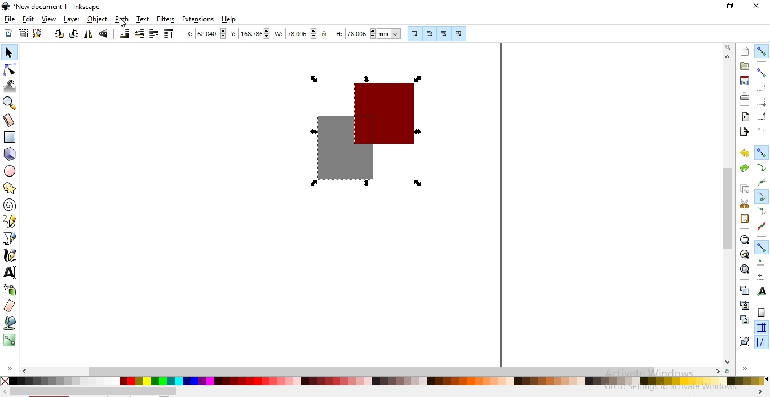 The width and height of the screenshot is (770, 397). I want to click on edit, so click(28, 19).